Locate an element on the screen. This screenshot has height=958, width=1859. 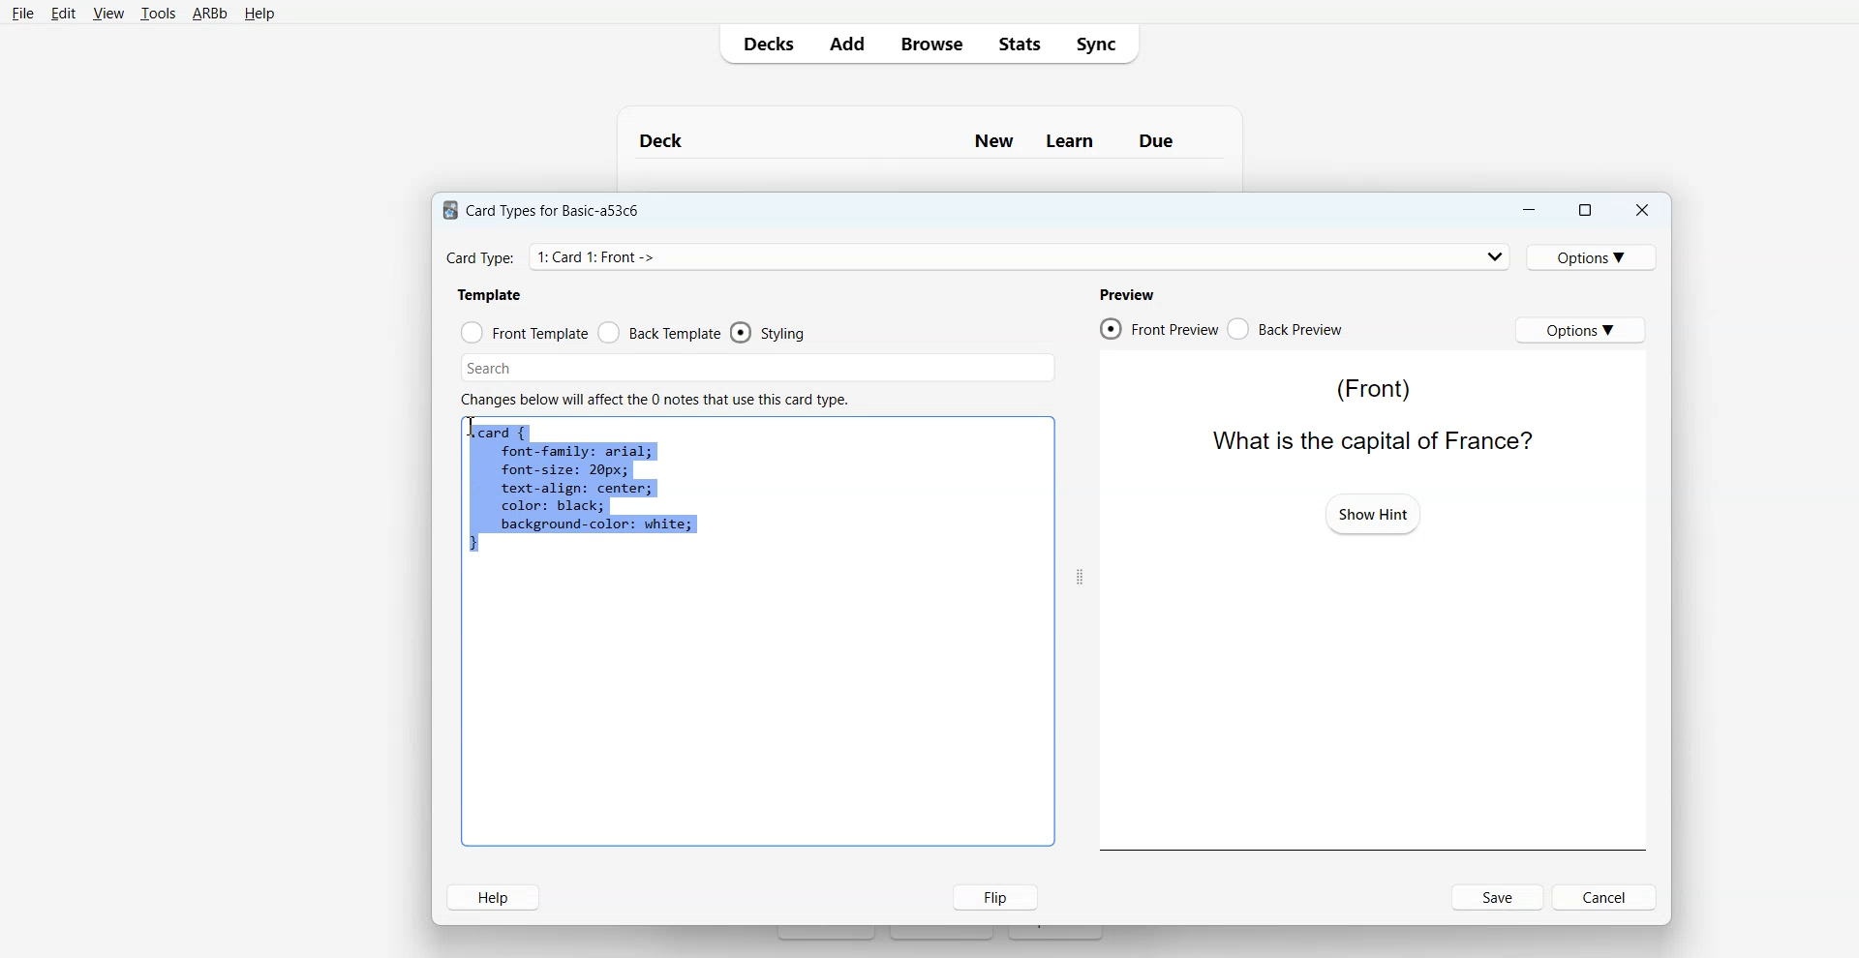
Help is located at coordinates (493, 897).